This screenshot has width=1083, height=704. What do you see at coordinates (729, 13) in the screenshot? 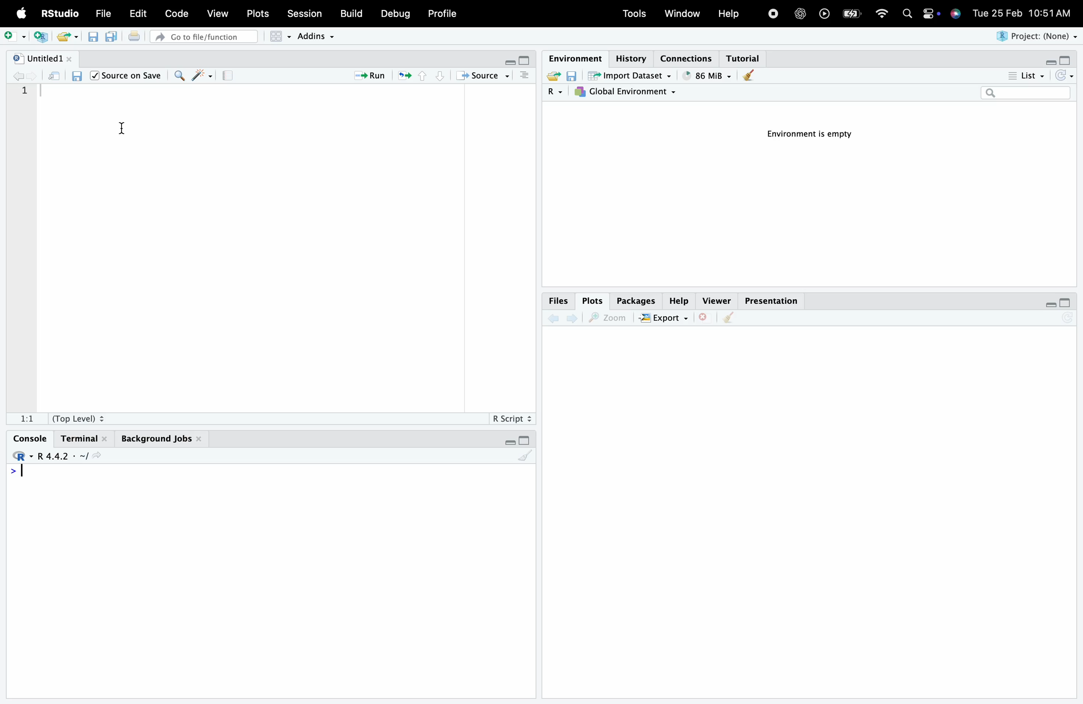
I see `Help` at bounding box center [729, 13].